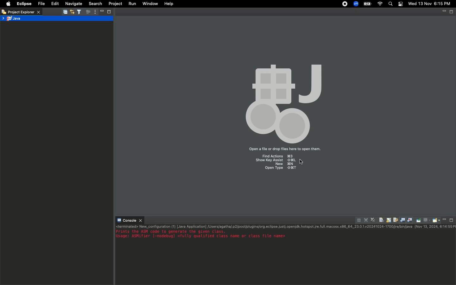 This screenshot has height=285, width=456. What do you see at coordinates (437, 221) in the screenshot?
I see `Open console` at bounding box center [437, 221].